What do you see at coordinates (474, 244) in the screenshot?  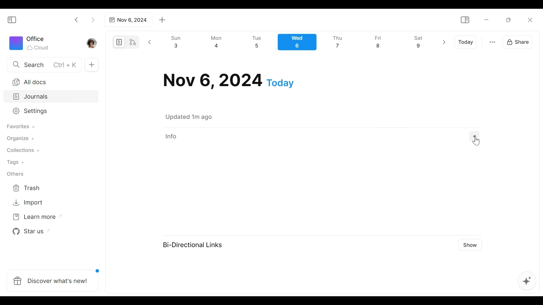 I see `Show` at bounding box center [474, 244].